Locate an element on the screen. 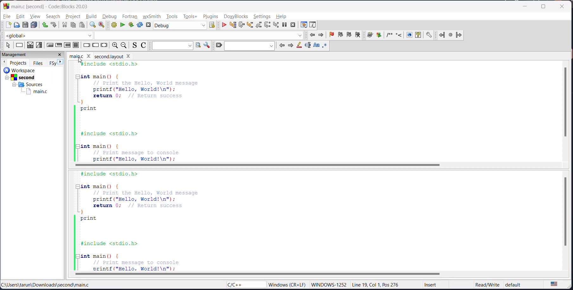 Image resolution: width=573 pixels, height=290 pixels. projects is located at coordinates (19, 63).